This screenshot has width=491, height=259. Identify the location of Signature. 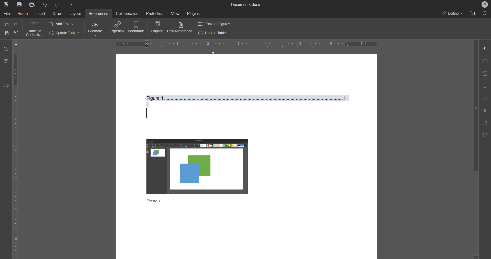
(485, 135).